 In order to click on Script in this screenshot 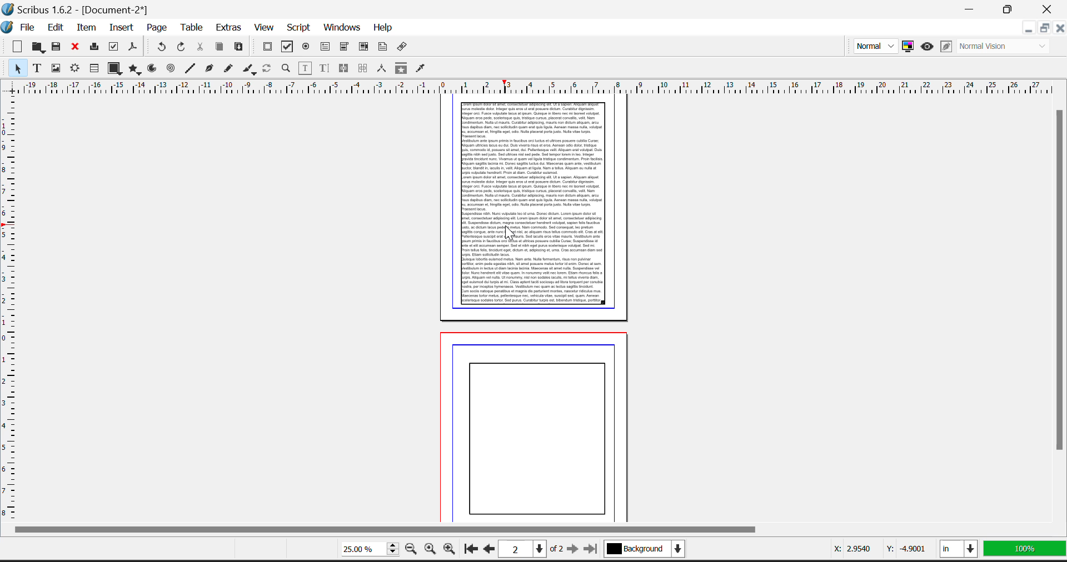, I will do `click(299, 28)`.